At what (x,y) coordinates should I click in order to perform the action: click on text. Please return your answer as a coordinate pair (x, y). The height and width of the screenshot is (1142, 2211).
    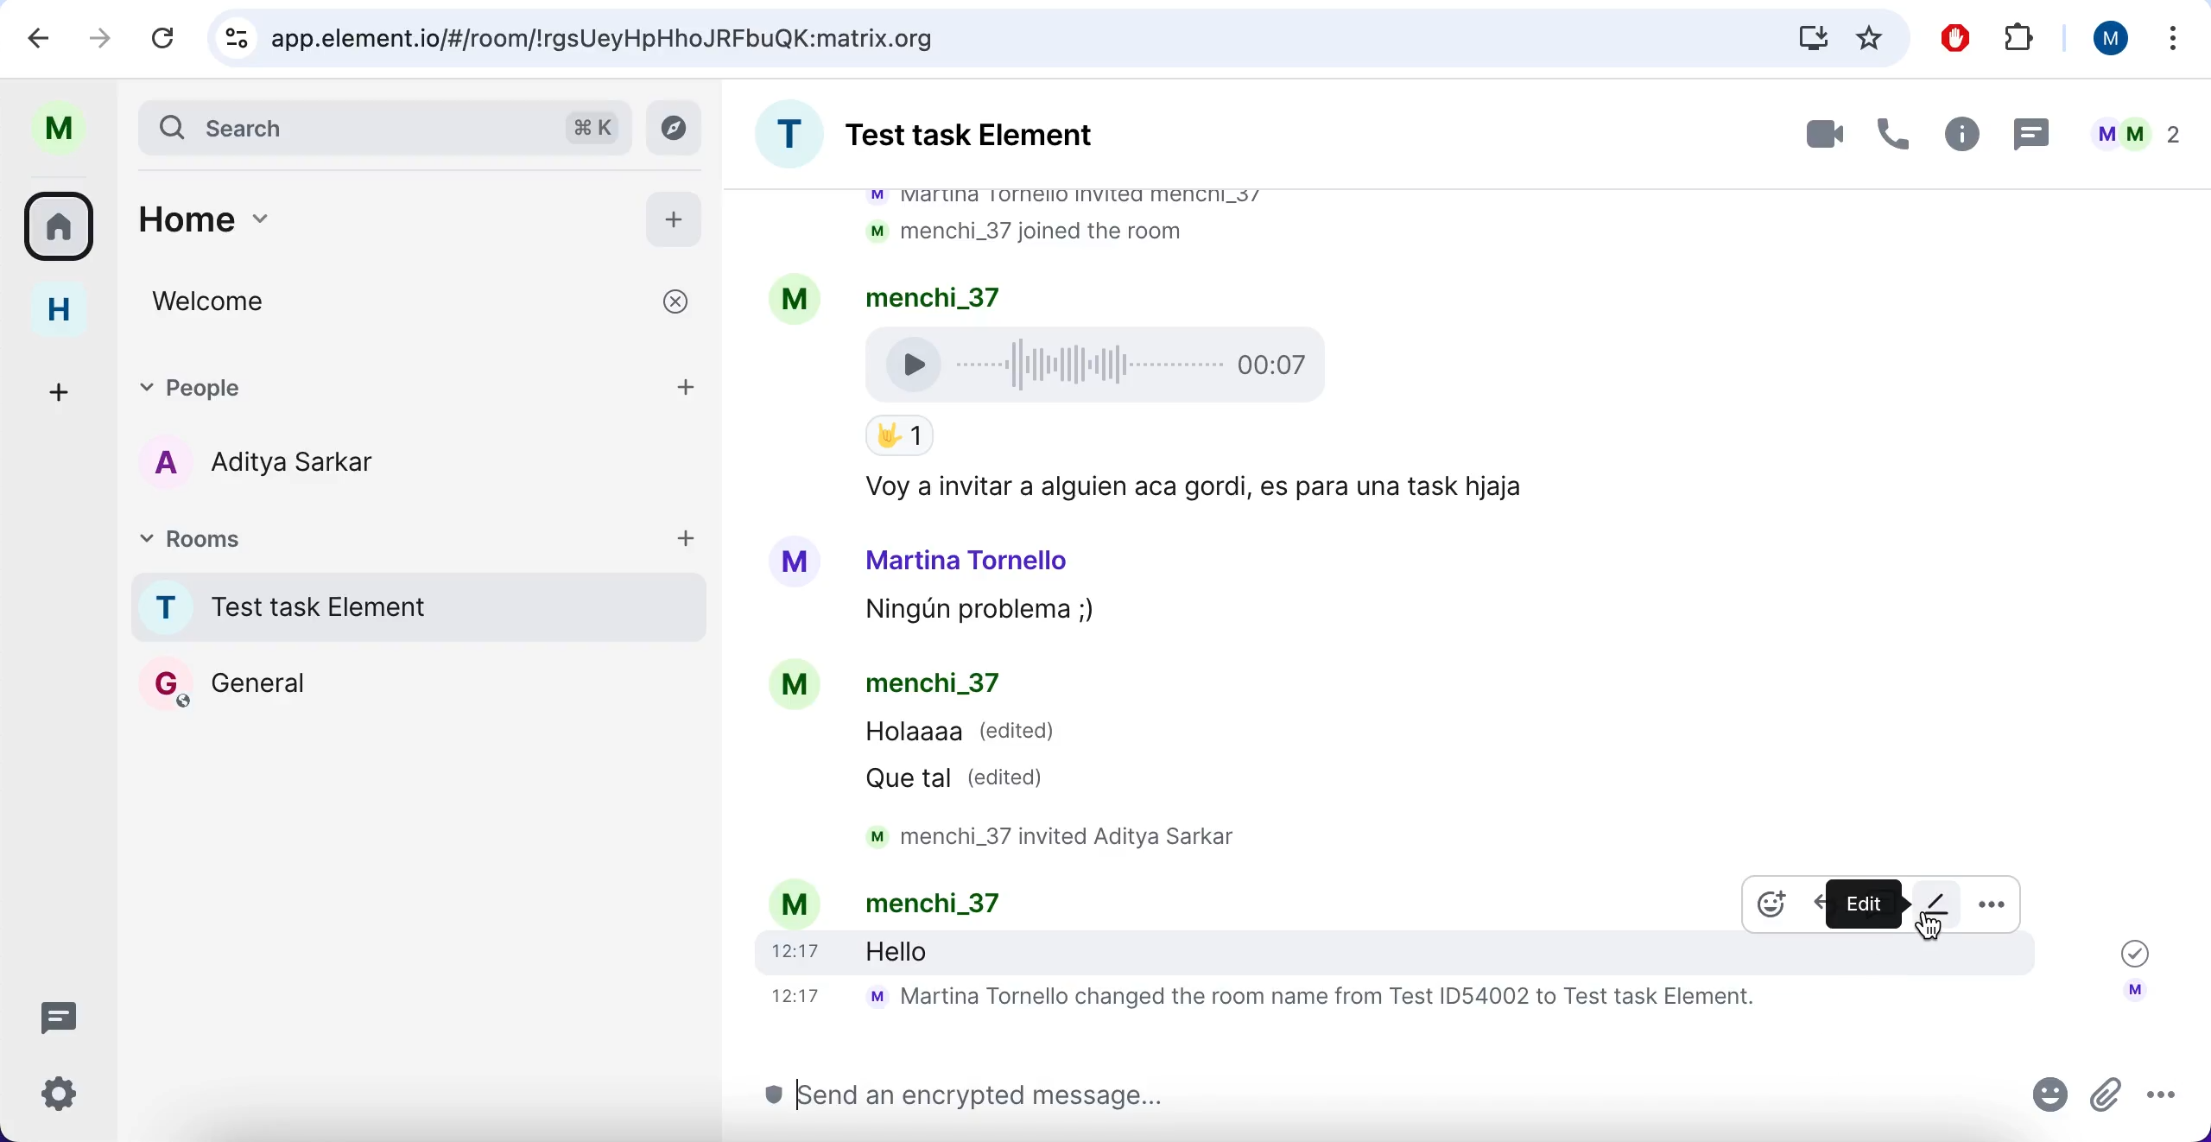
    Looking at the image, I should click on (995, 903).